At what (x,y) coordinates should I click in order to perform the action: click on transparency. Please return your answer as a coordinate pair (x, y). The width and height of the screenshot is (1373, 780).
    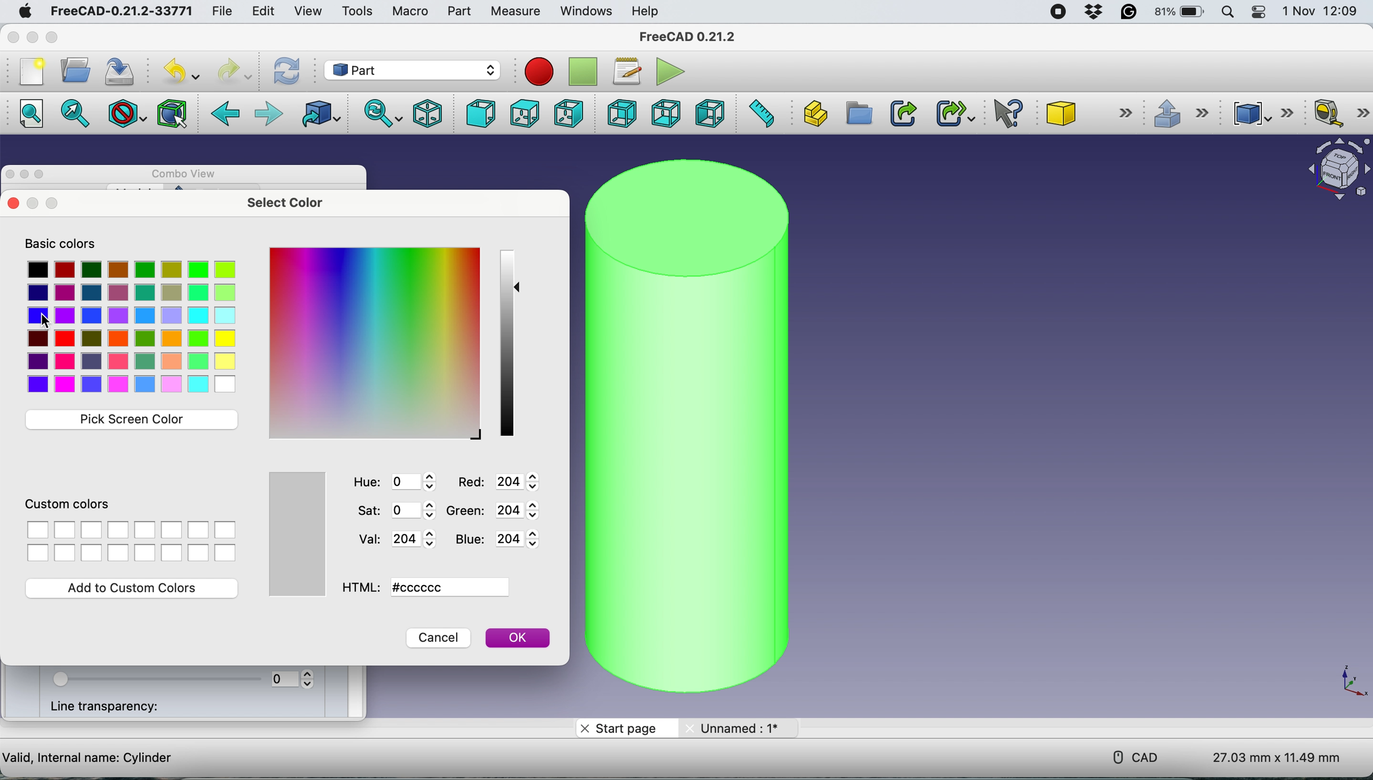
    Looking at the image, I should click on (181, 679).